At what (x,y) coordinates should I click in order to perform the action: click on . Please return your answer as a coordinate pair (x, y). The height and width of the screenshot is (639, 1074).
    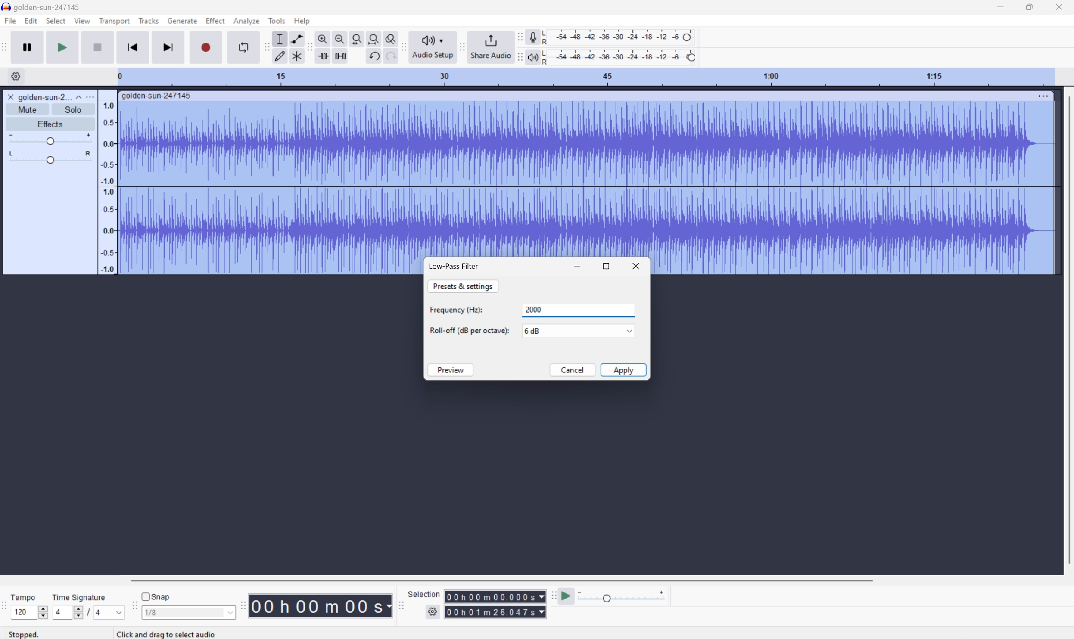
    Looking at the image, I should click on (495, 596).